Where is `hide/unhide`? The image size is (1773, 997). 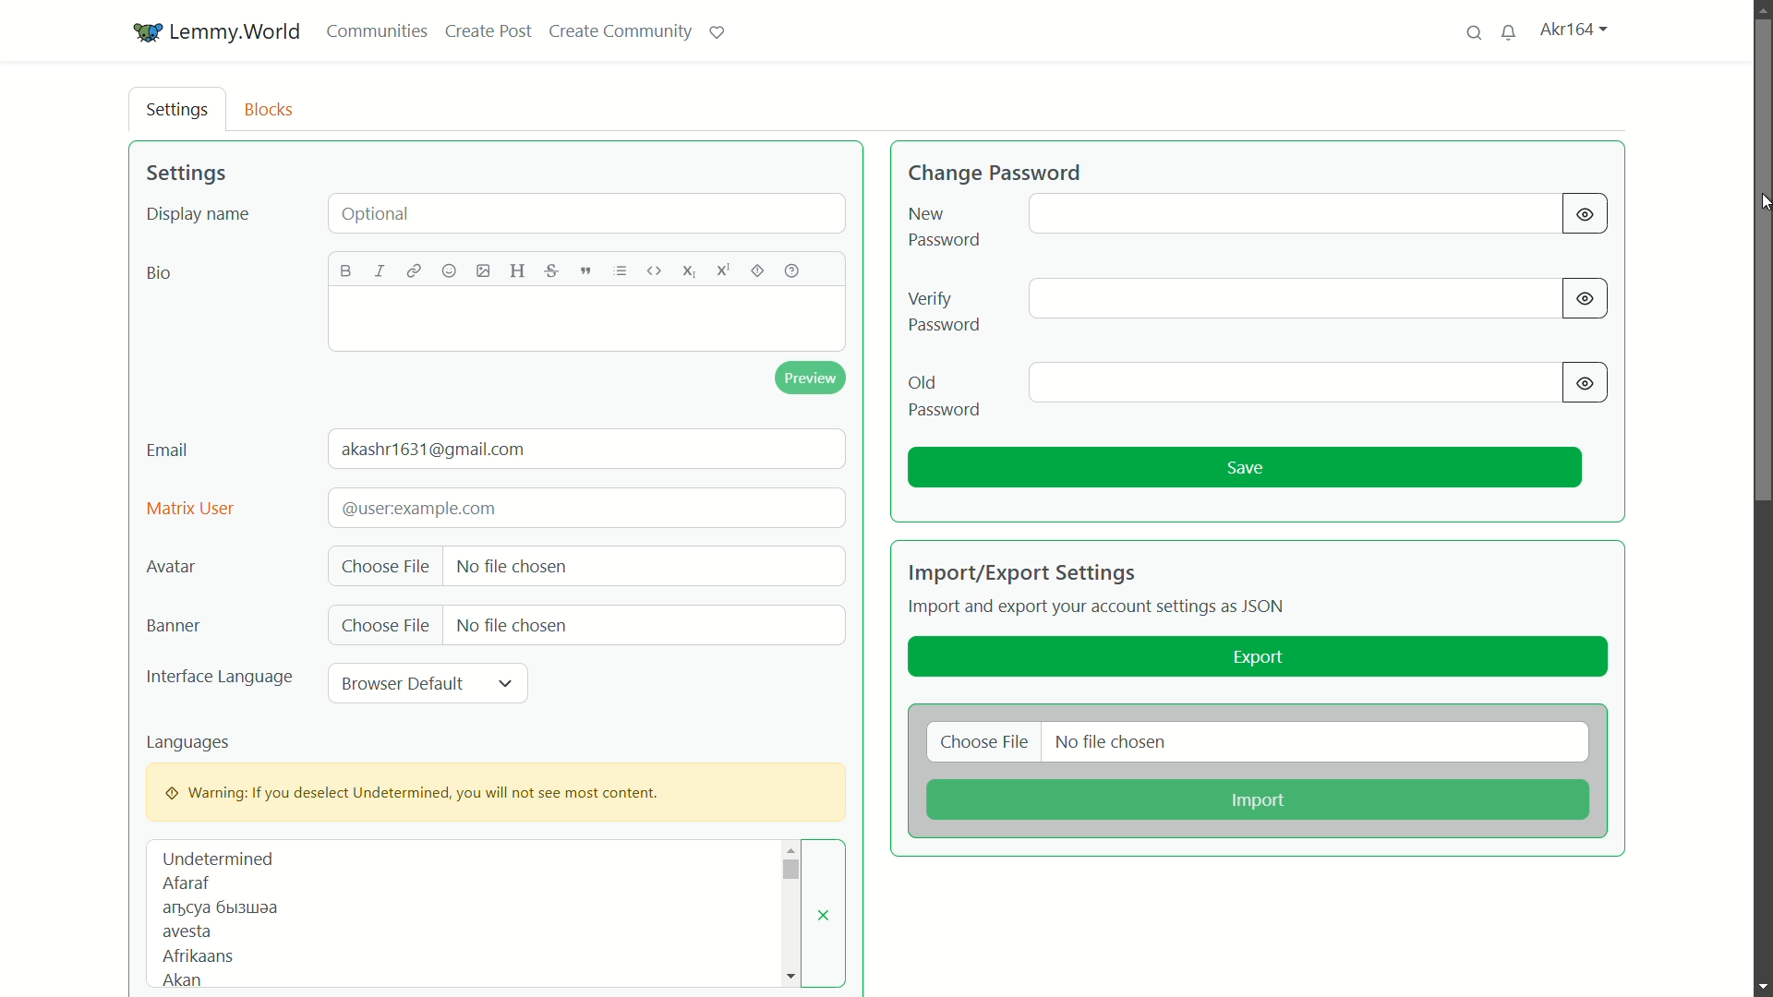 hide/unhide is located at coordinates (1586, 382).